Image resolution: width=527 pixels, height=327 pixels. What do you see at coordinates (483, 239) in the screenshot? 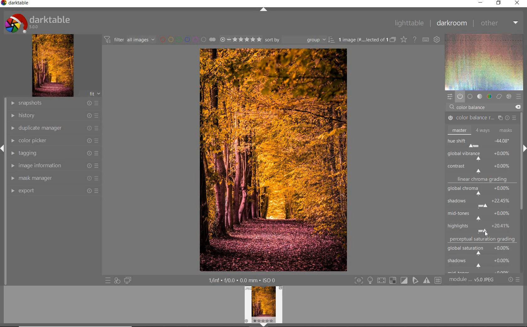
I see `perceptual saturation grading` at bounding box center [483, 239].